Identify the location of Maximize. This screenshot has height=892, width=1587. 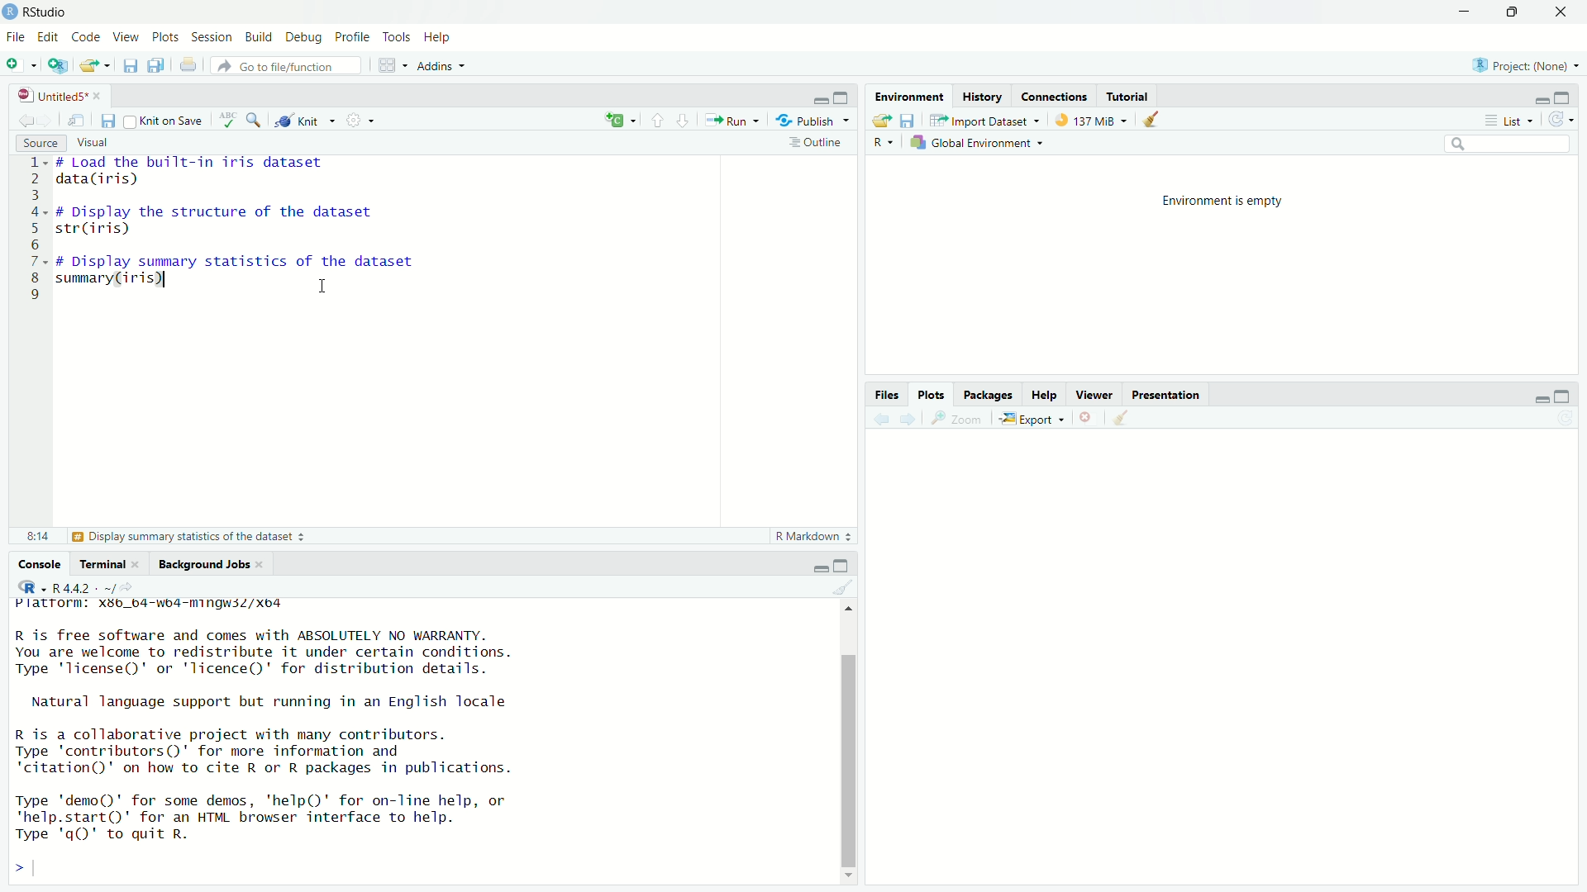
(1513, 11).